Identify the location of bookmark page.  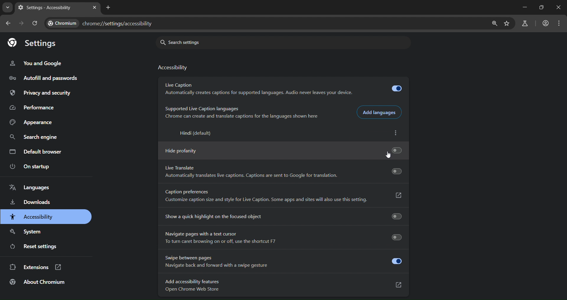
(507, 23).